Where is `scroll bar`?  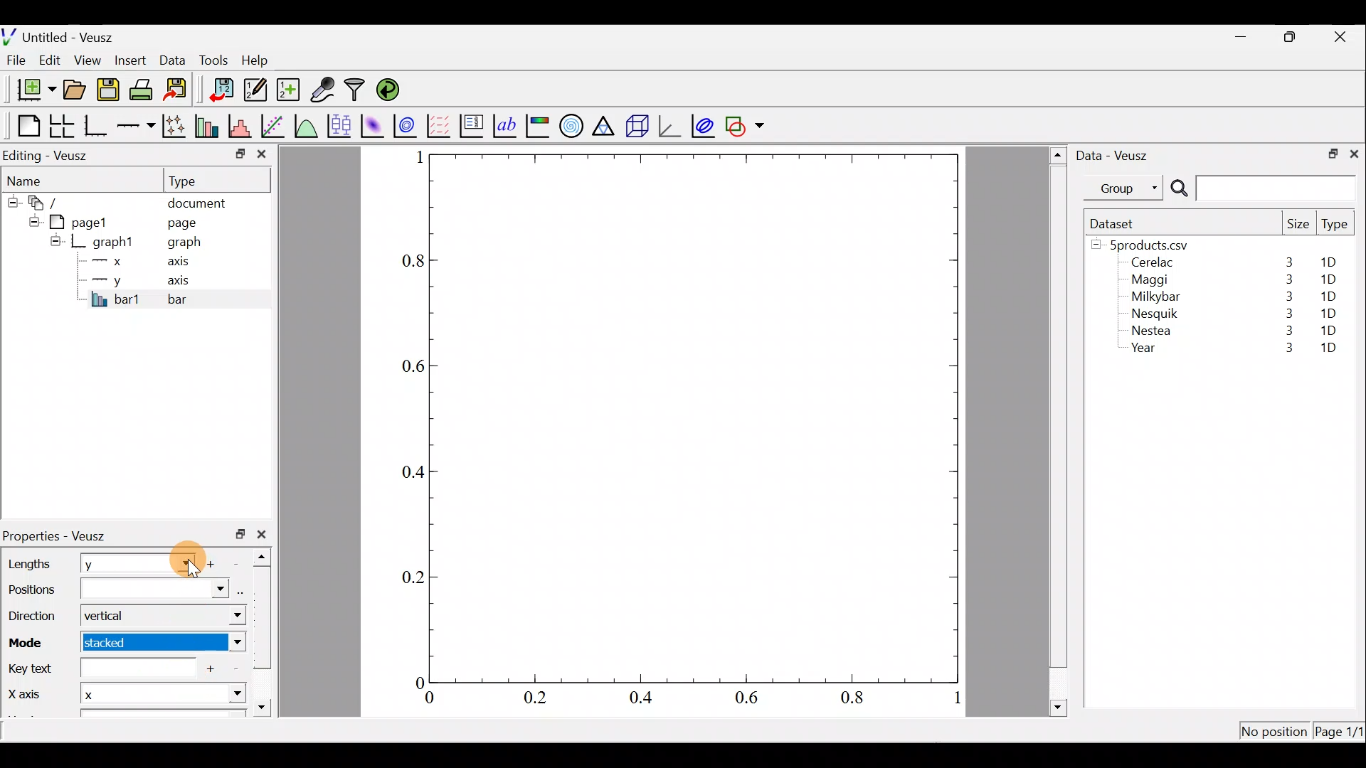 scroll bar is located at coordinates (266, 629).